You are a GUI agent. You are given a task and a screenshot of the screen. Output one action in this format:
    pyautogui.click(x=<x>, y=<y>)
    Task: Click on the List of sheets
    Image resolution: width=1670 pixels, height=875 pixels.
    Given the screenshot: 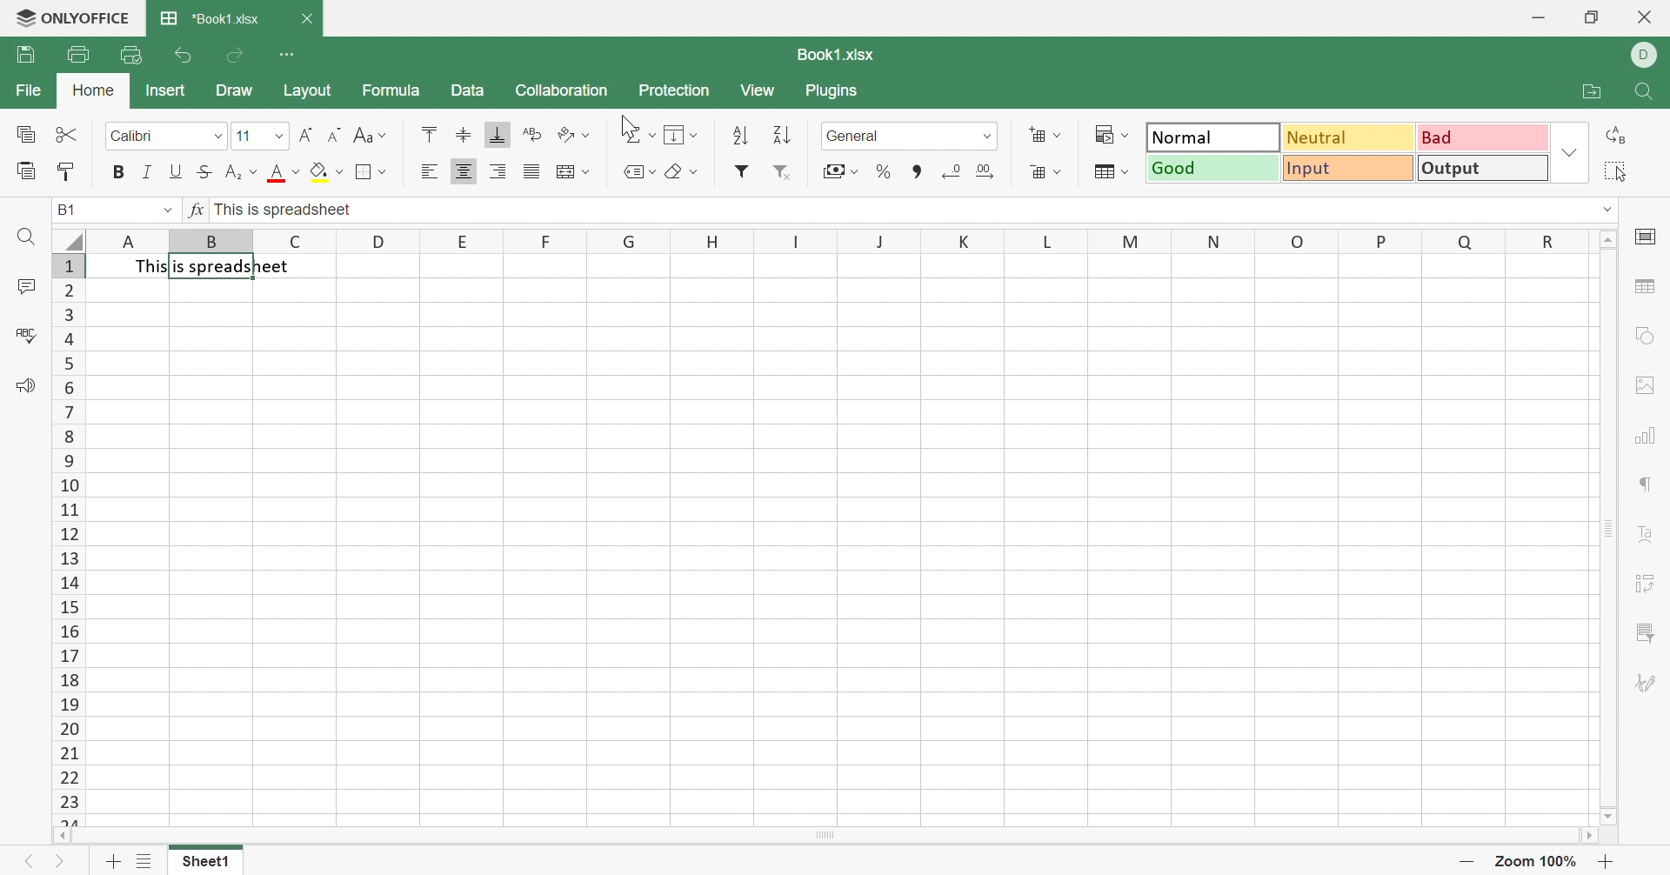 What is the action you would take?
    pyautogui.click(x=145, y=861)
    